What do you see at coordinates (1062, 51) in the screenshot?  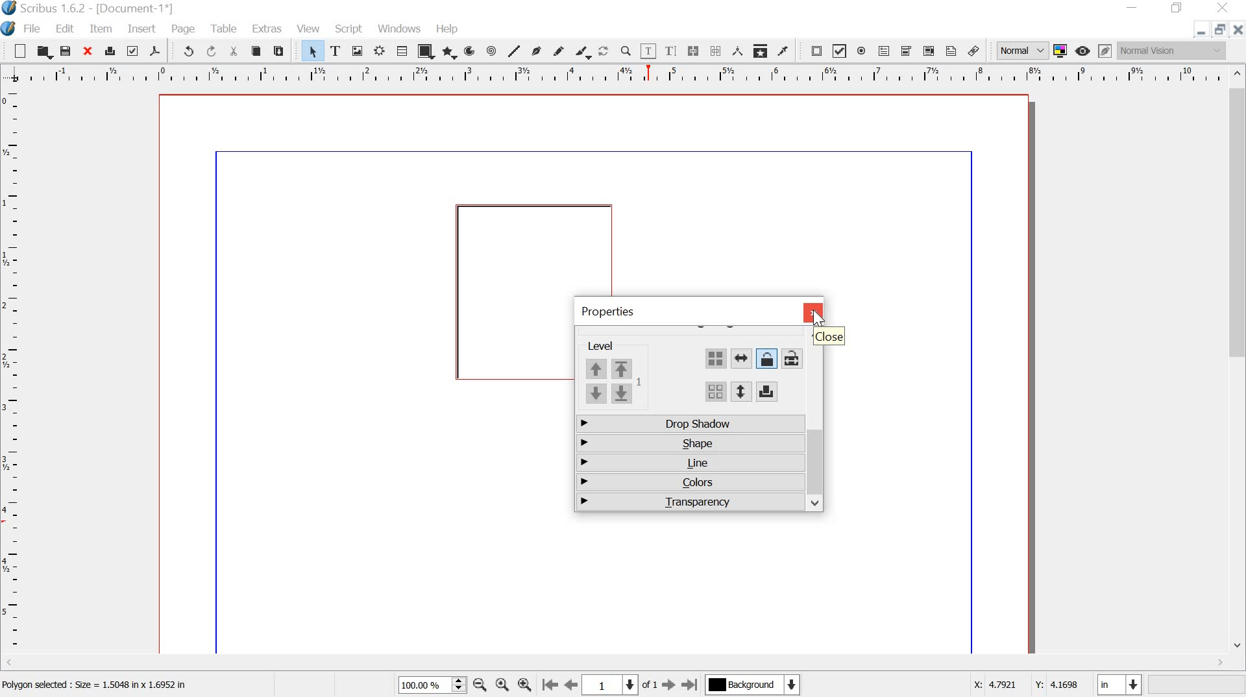 I see `toggle color management system` at bounding box center [1062, 51].